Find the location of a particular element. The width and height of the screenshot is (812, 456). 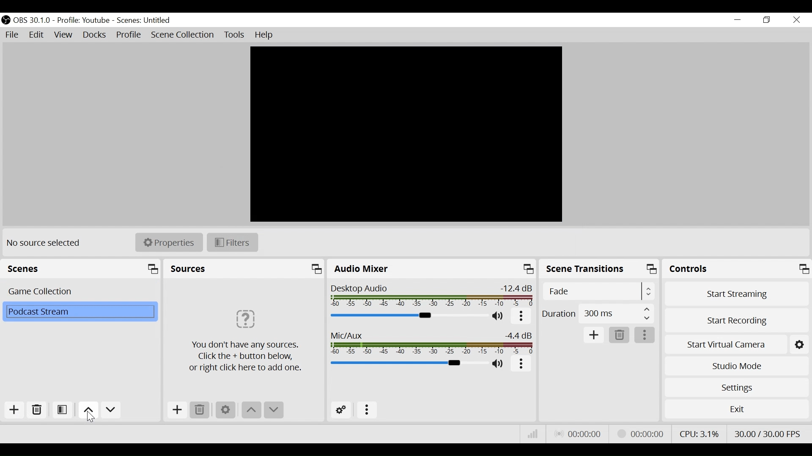

Scenes Name is located at coordinates (146, 20).